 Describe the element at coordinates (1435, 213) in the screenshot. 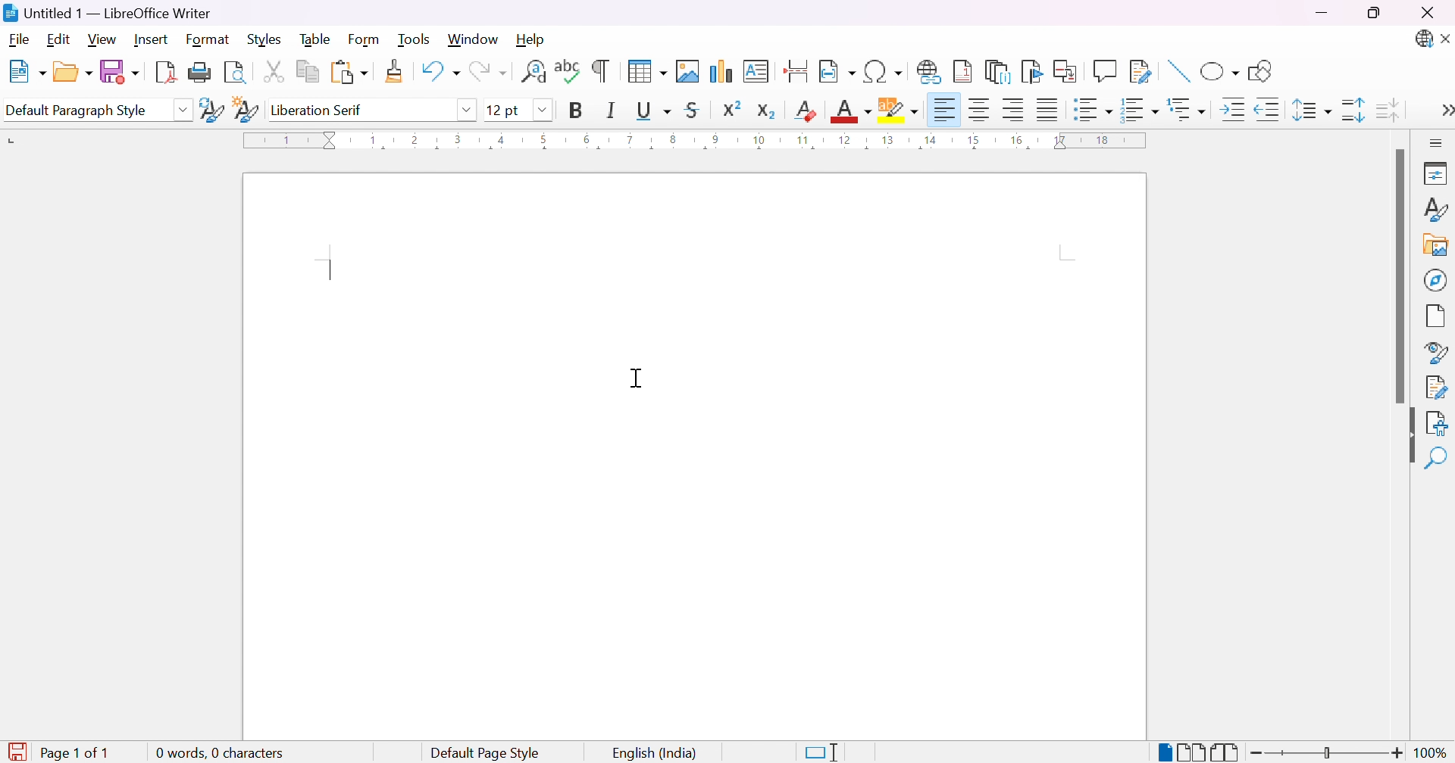

I see `Styles` at that location.